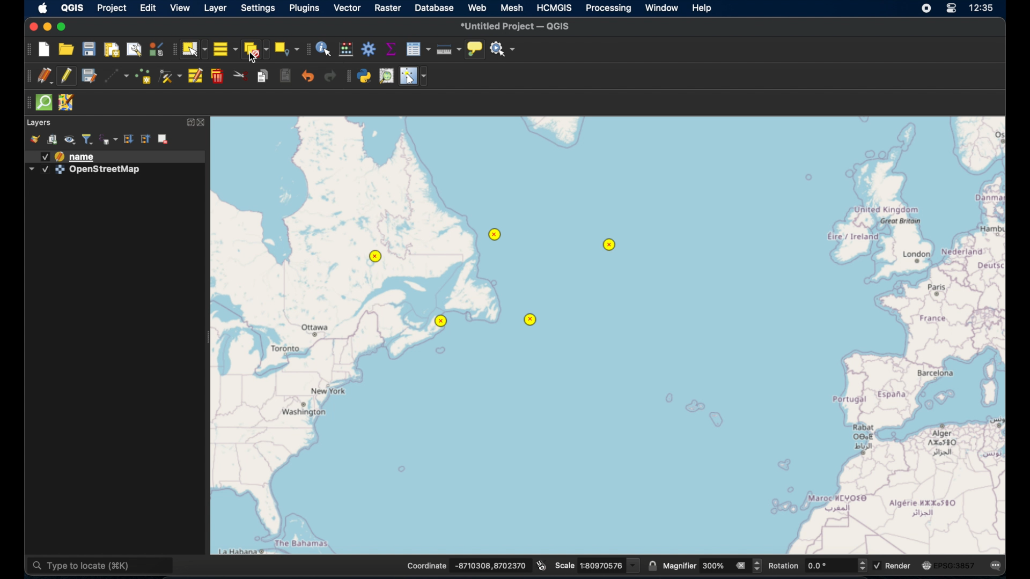 This screenshot has height=579, width=1030. Describe the element at coordinates (369, 50) in the screenshot. I see `toolbox` at that location.